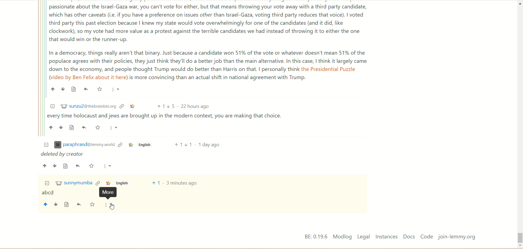  I want to click on Reply, so click(85, 127).